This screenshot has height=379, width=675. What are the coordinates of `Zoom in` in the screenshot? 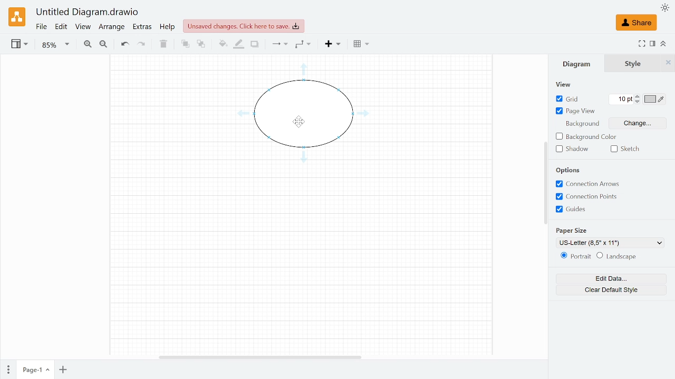 It's located at (87, 45).